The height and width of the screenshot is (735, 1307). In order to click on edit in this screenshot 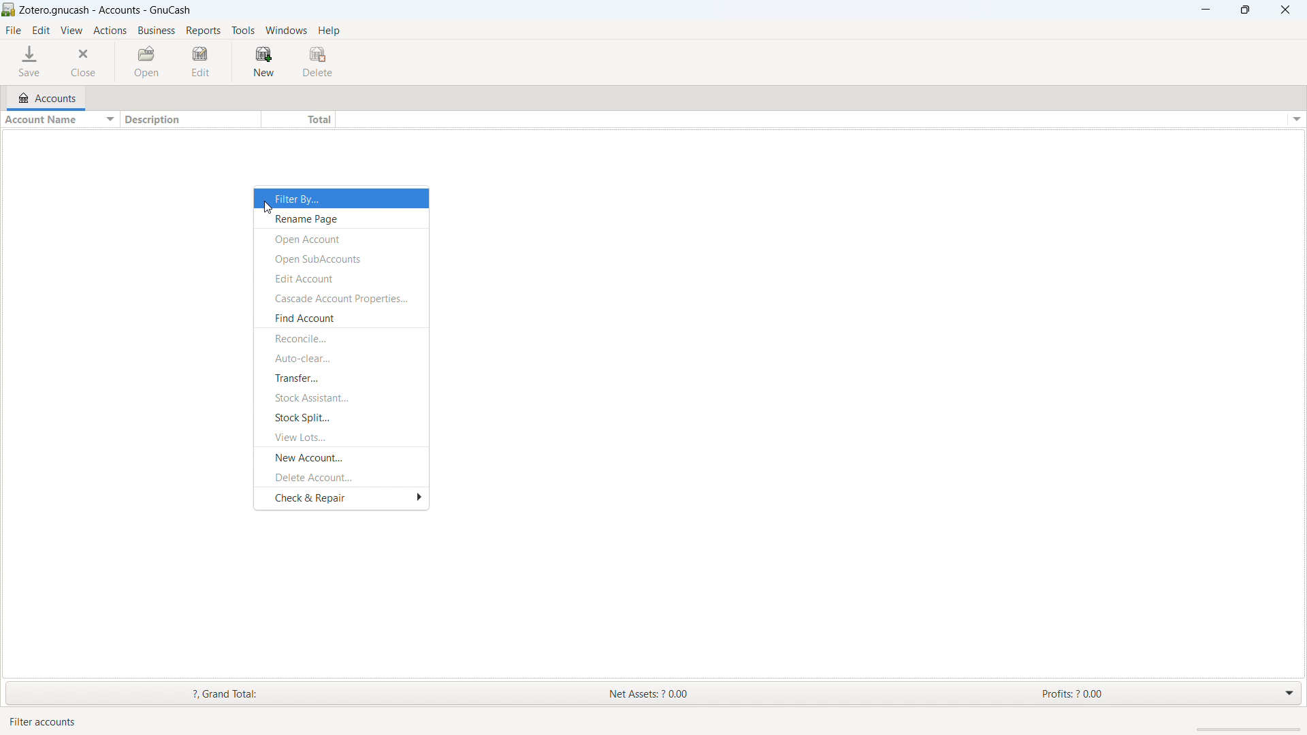, I will do `click(202, 61)`.